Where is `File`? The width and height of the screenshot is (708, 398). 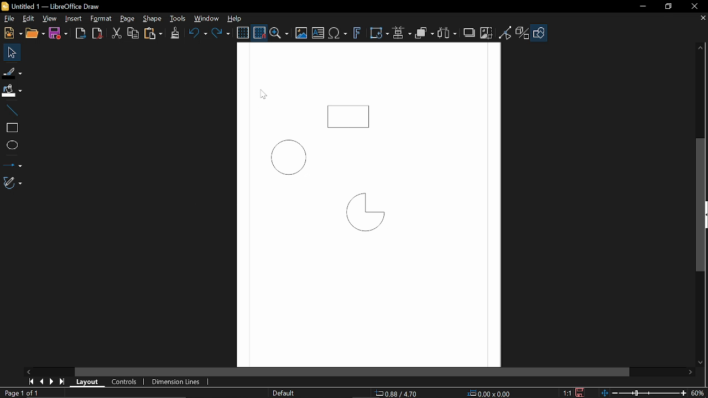
File is located at coordinates (9, 20).